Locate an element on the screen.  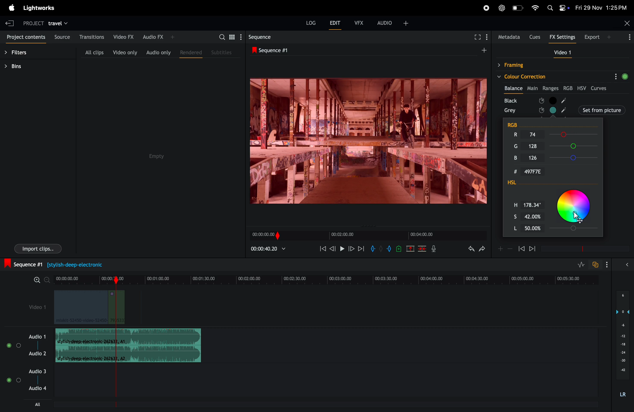
Audio Clip is located at coordinates (128, 353).